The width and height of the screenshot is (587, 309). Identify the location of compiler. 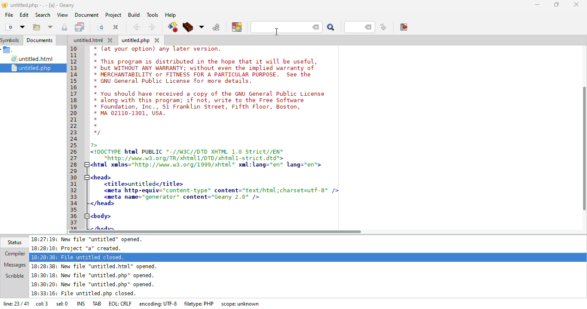
(13, 254).